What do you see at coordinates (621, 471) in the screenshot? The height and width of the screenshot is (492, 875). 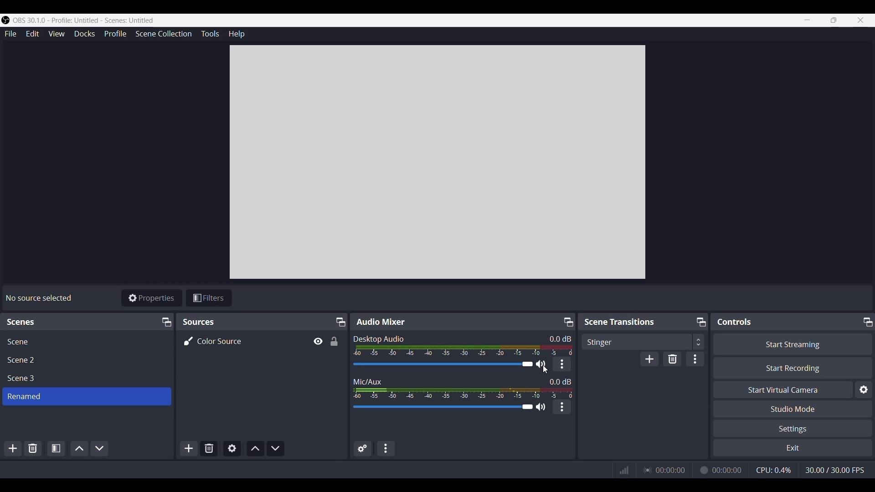 I see `Network` at bounding box center [621, 471].